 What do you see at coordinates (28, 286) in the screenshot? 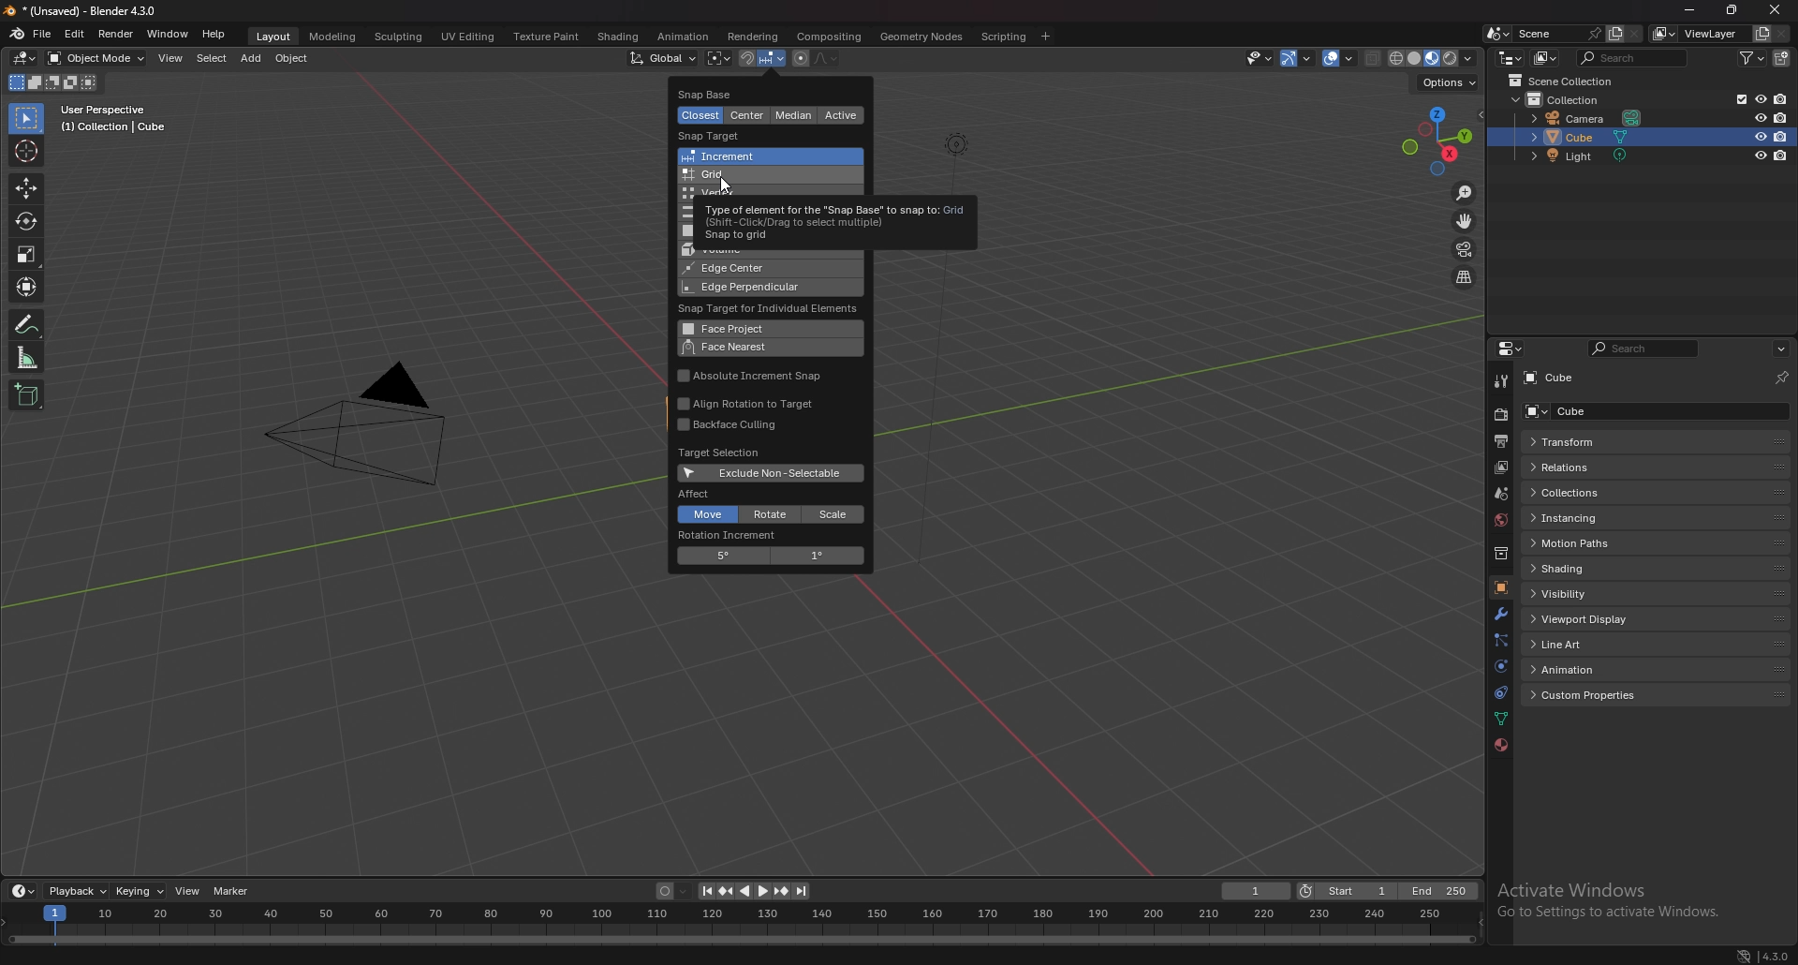
I see `transform` at bounding box center [28, 286].